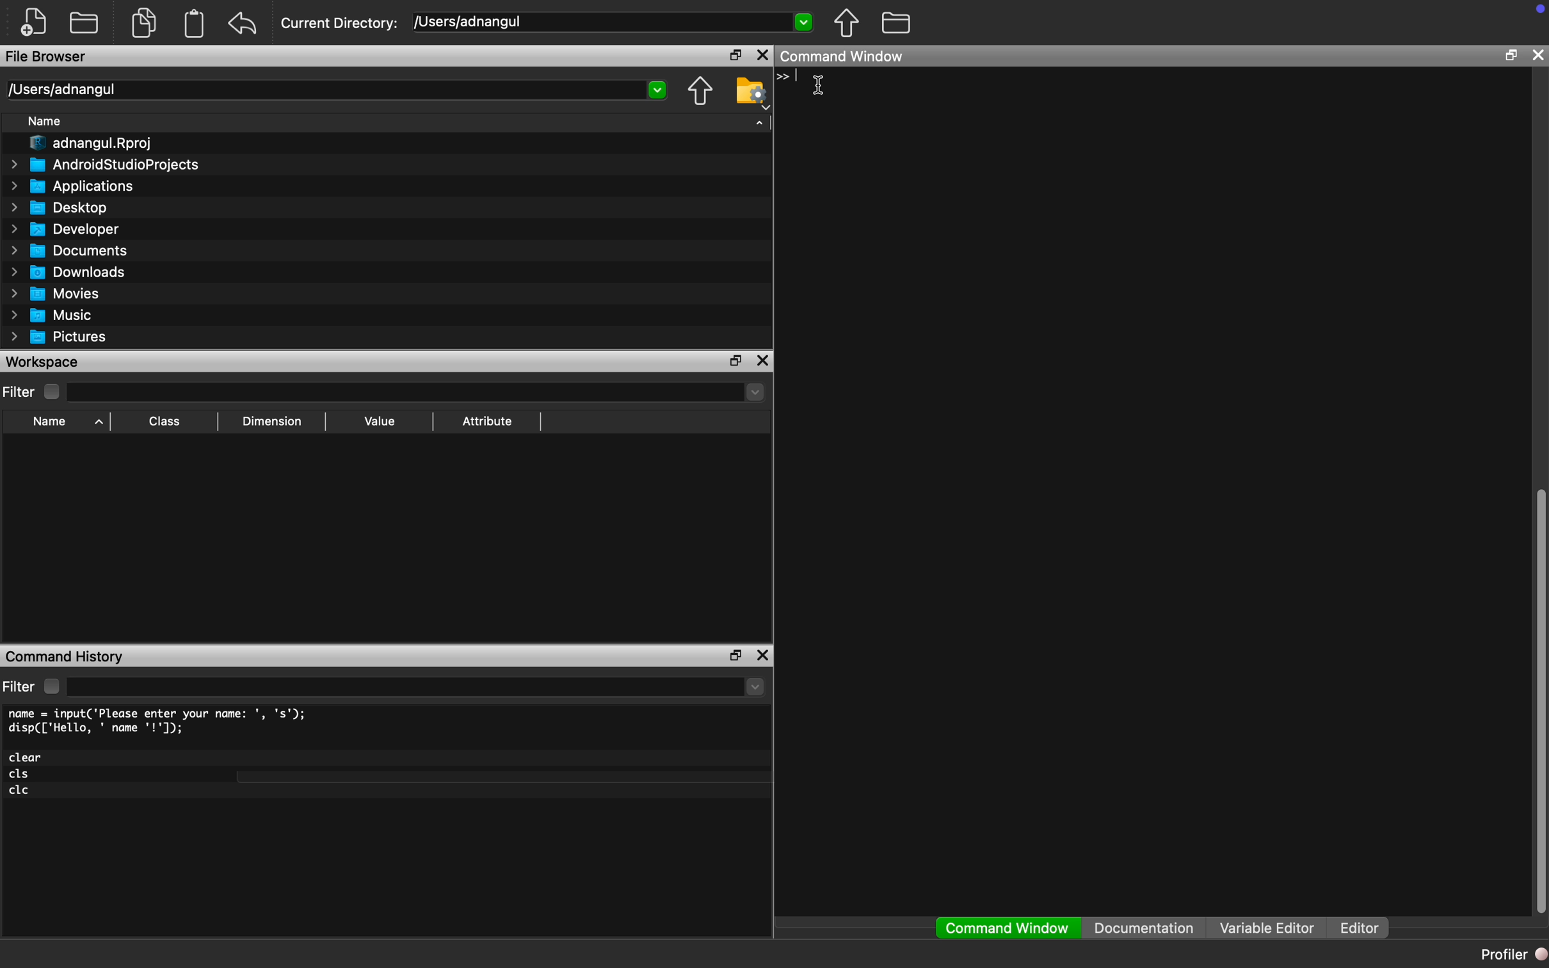  Describe the element at coordinates (756, 687) in the screenshot. I see `dropdown` at that location.